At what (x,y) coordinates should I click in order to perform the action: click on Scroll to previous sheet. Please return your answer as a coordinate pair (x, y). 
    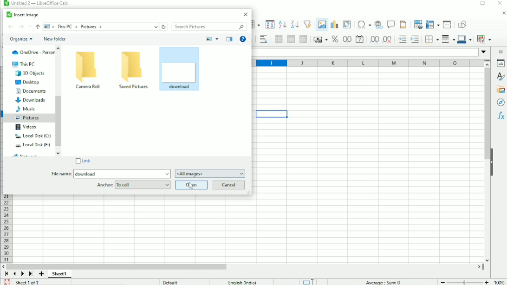
    Looking at the image, I should click on (14, 274).